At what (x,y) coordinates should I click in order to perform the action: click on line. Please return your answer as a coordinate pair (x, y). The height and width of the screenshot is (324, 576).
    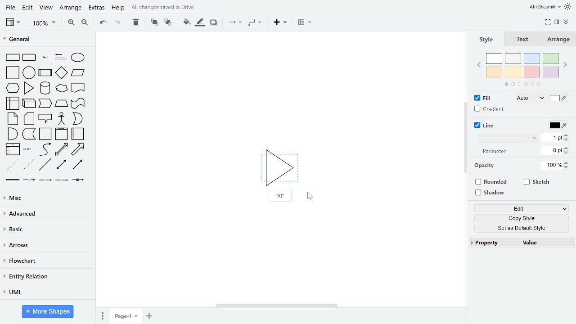
    Looking at the image, I should click on (45, 166).